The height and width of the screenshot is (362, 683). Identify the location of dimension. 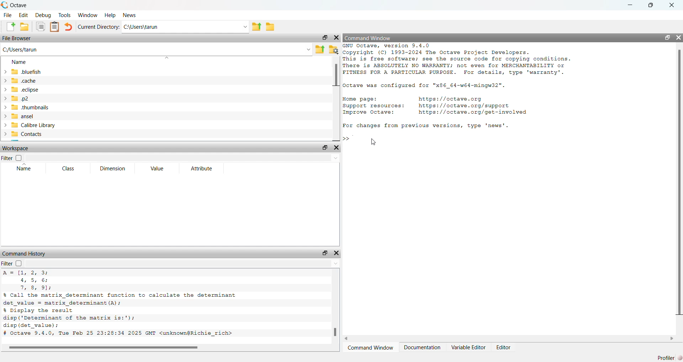
(113, 169).